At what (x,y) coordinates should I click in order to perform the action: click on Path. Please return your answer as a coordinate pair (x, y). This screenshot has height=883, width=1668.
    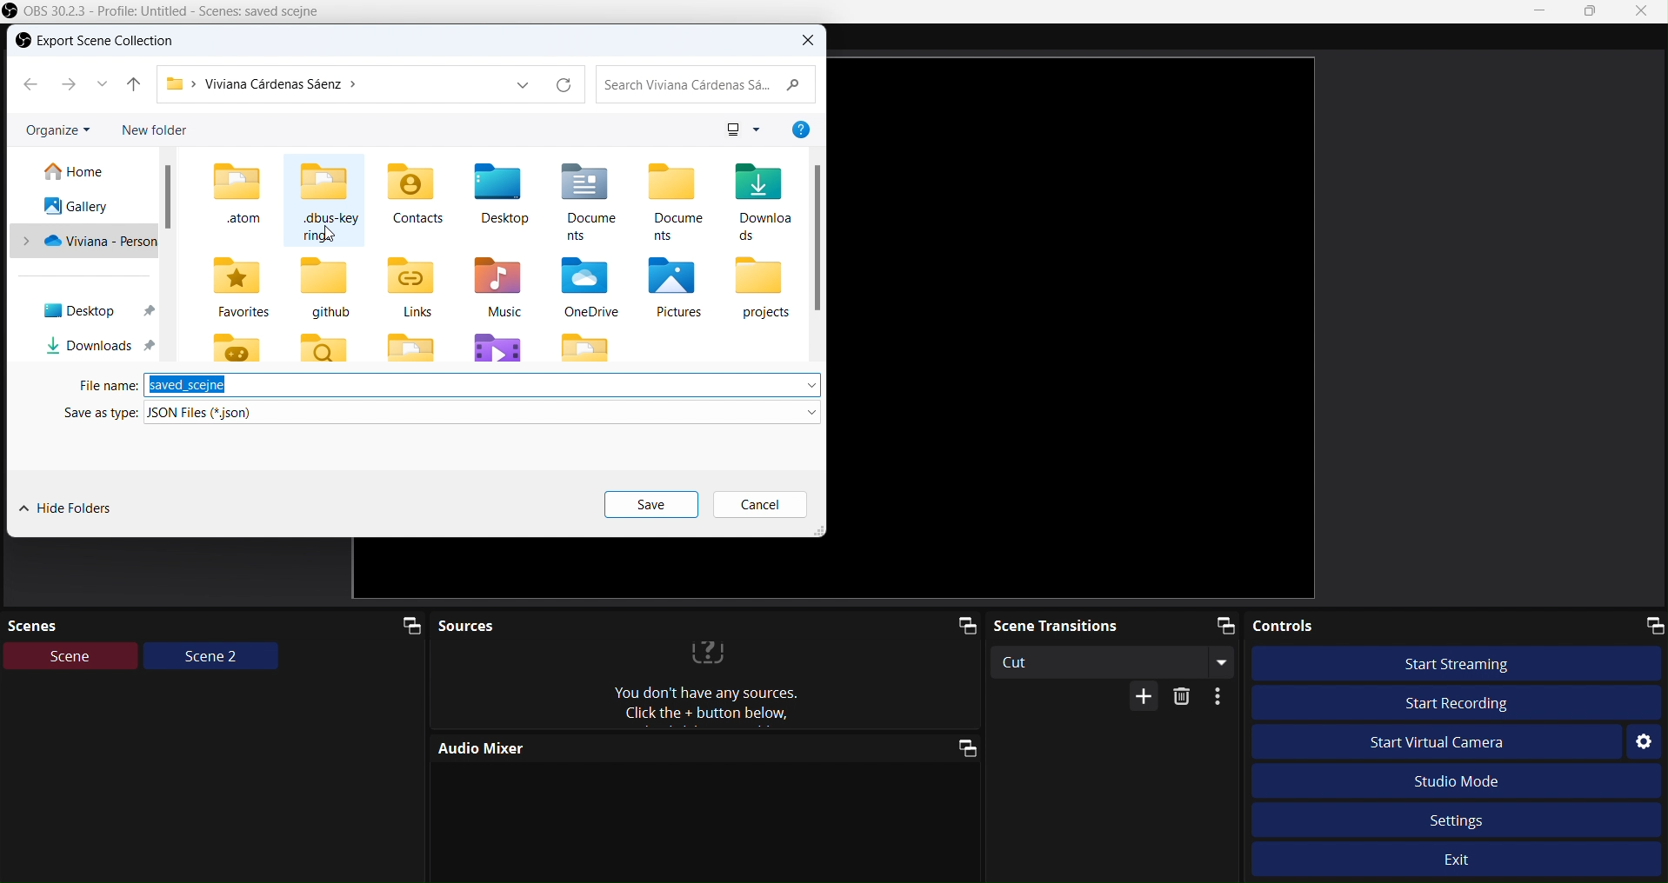
    Looking at the image, I should click on (329, 86).